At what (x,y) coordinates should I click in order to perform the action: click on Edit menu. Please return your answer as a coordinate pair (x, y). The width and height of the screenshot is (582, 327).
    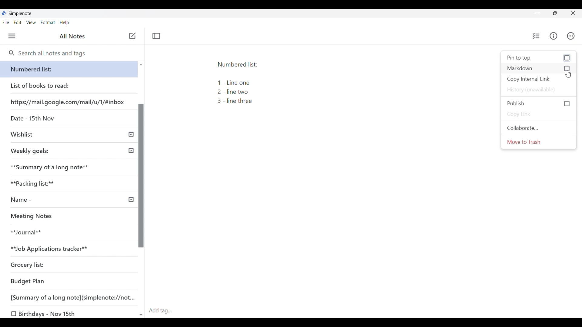
    Looking at the image, I should click on (18, 22).